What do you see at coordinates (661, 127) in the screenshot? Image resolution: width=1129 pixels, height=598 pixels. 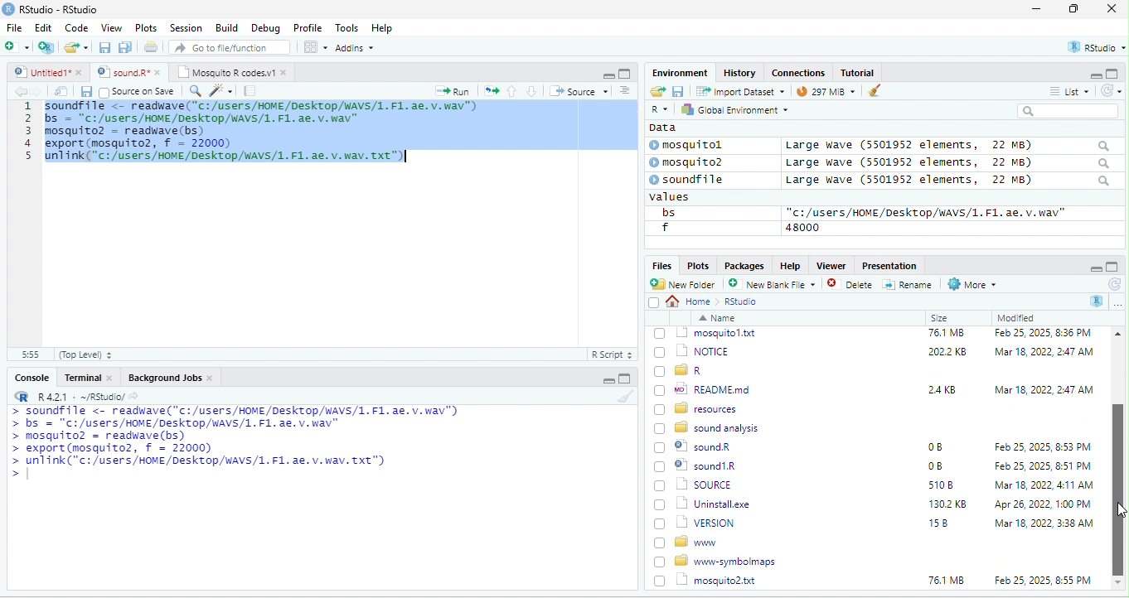 I see `data` at bounding box center [661, 127].